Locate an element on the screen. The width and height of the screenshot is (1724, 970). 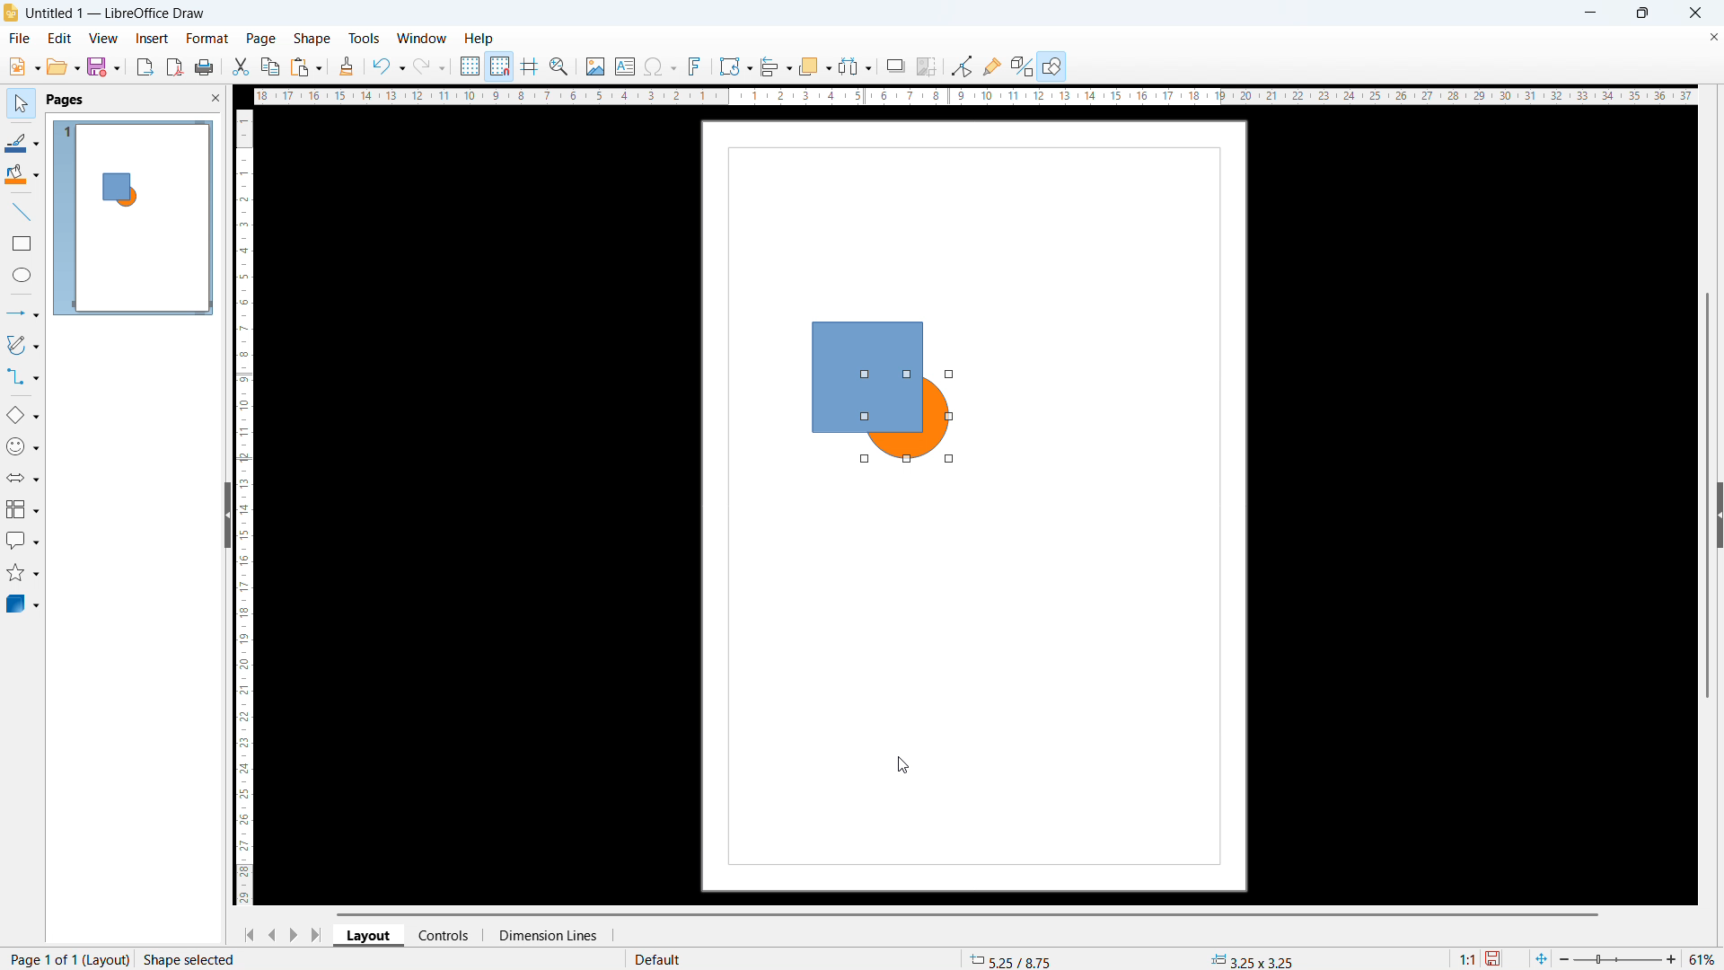
Format  is located at coordinates (208, 39).